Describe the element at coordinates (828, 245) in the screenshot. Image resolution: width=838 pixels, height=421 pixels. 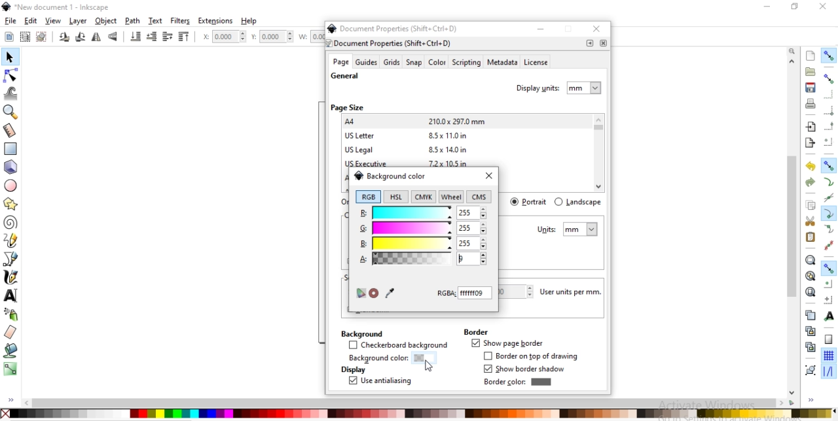
I see `snap midpoints of line segments` at that location.